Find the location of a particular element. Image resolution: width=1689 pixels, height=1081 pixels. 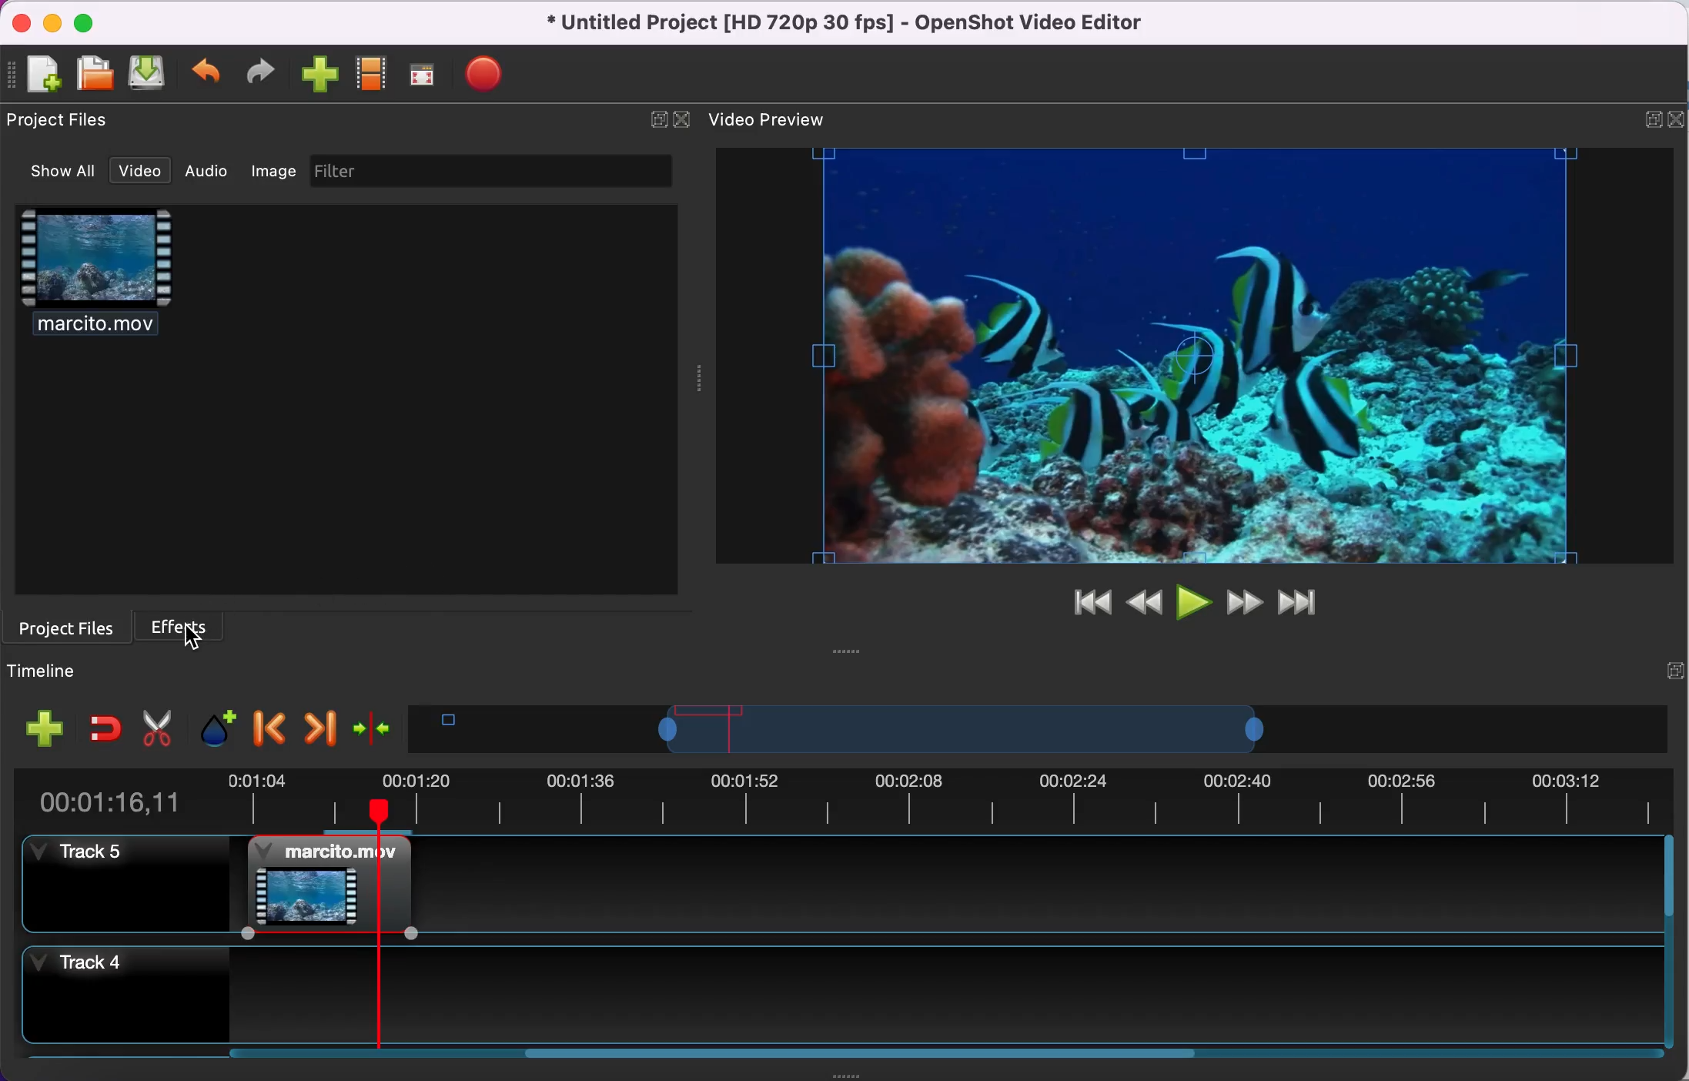

save file is located at coordinates (150, 75).